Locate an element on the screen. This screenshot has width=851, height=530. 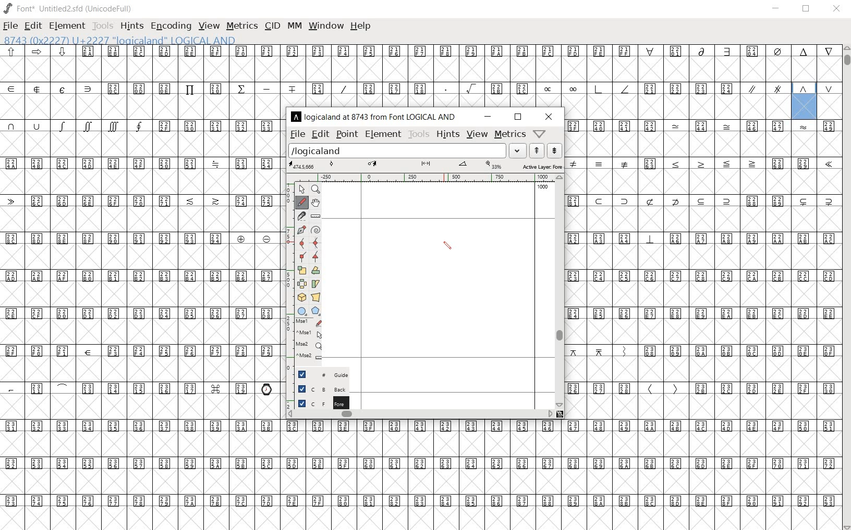
Rotate the selection is located at coordinates (315, 284).